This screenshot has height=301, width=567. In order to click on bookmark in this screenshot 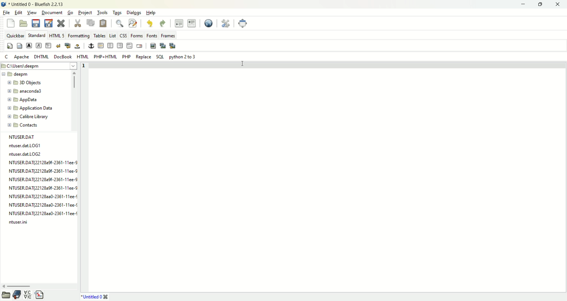, I will do `click(18, 295)`.